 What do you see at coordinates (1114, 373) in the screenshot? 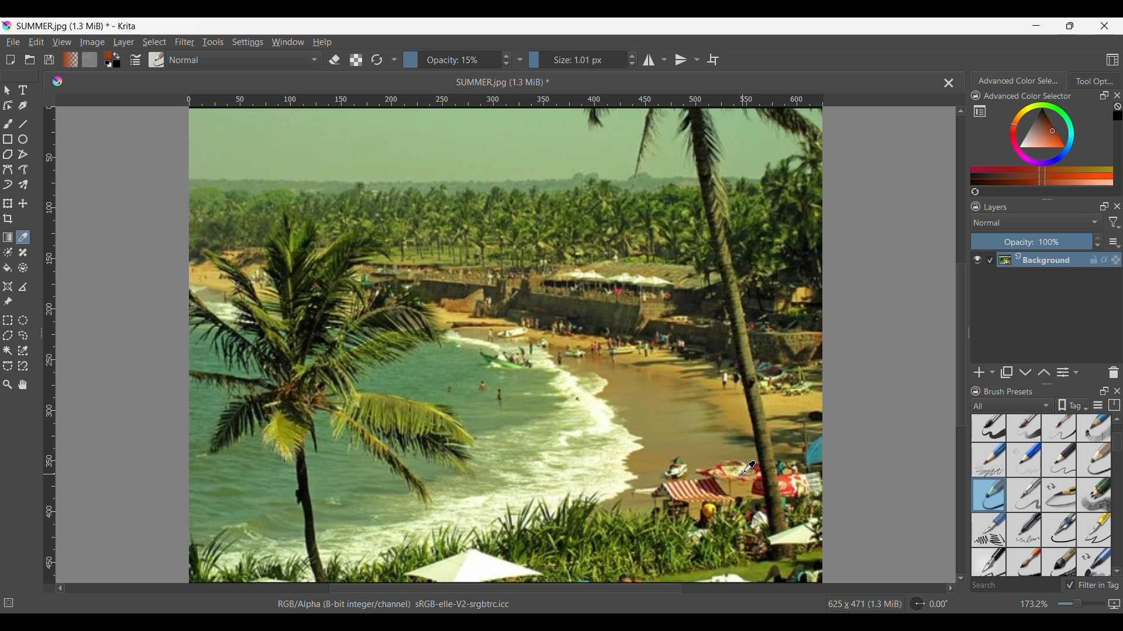
I see `Delete presets` at bounding box center [1114, 373].